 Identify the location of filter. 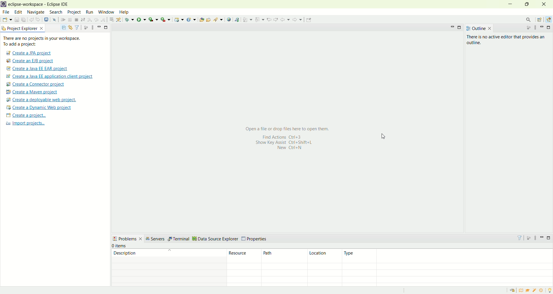
(520, 238).